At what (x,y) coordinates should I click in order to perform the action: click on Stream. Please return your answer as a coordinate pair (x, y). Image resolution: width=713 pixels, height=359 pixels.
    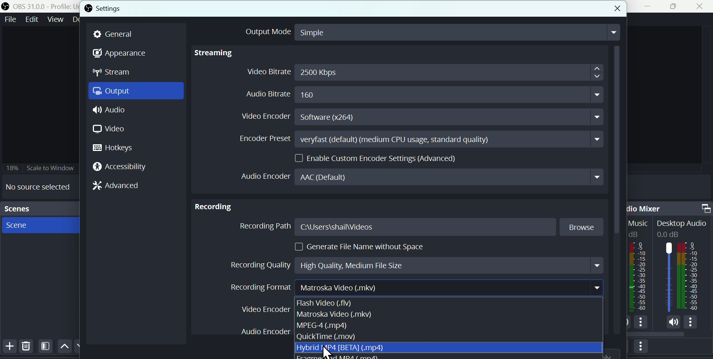
    Looking at the image, I should click on (116, 72).